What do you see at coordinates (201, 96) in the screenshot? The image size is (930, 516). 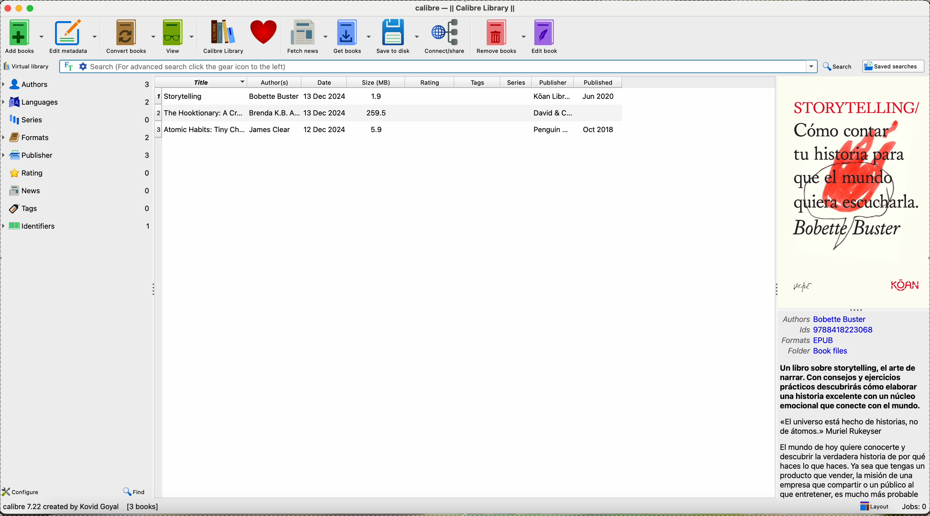 I see `Storytelling` at bounding box center [201, 96].